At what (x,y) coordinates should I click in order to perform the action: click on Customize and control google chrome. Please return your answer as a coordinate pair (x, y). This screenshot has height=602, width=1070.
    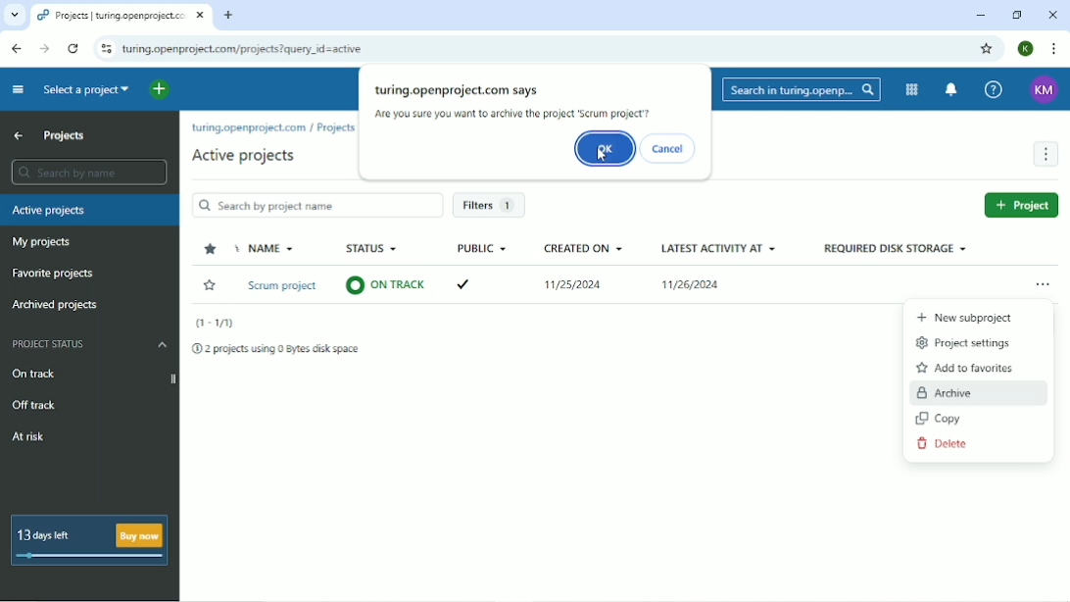
    Looking at the image, I should click on (1050, 49).